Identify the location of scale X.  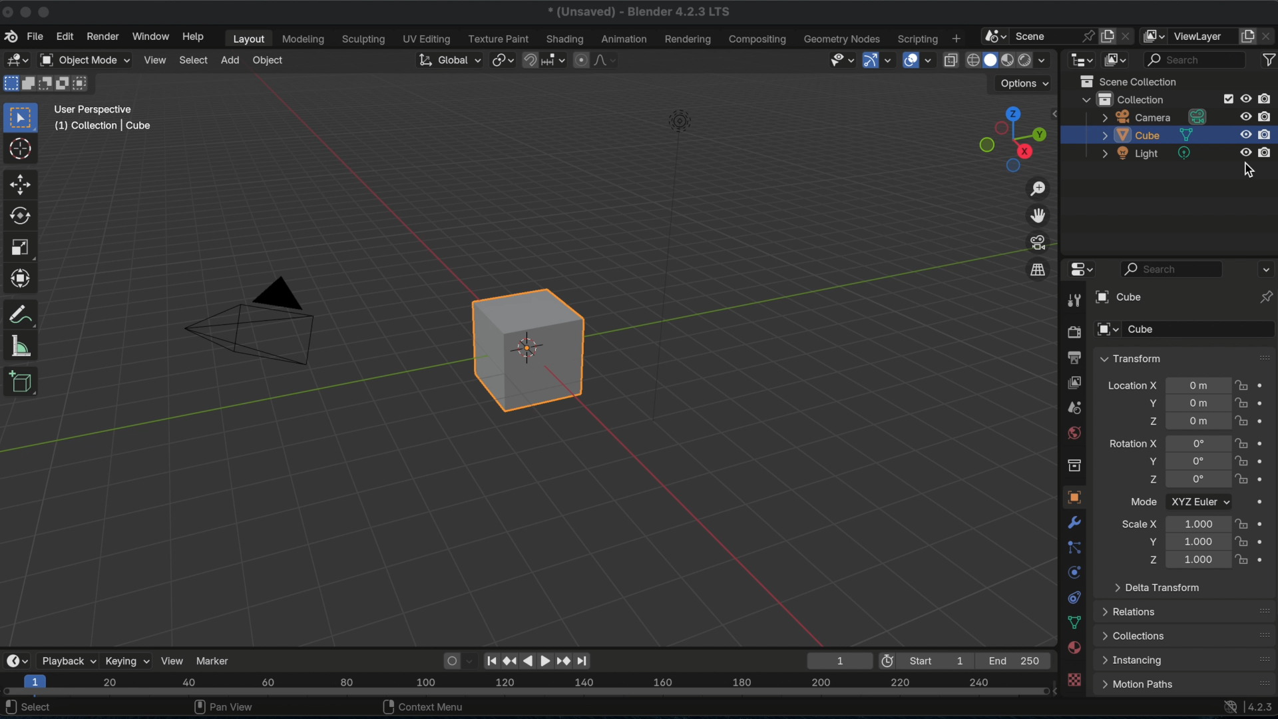
(1138, 523).